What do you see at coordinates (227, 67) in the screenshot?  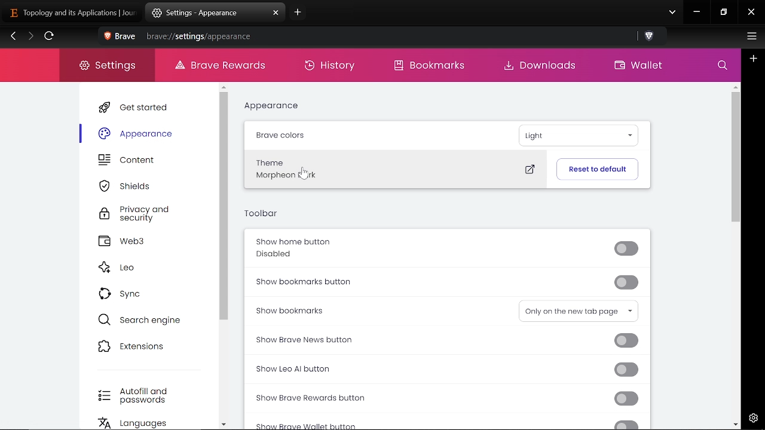 I see `Brave rewards` at bounding box center [227, 67].